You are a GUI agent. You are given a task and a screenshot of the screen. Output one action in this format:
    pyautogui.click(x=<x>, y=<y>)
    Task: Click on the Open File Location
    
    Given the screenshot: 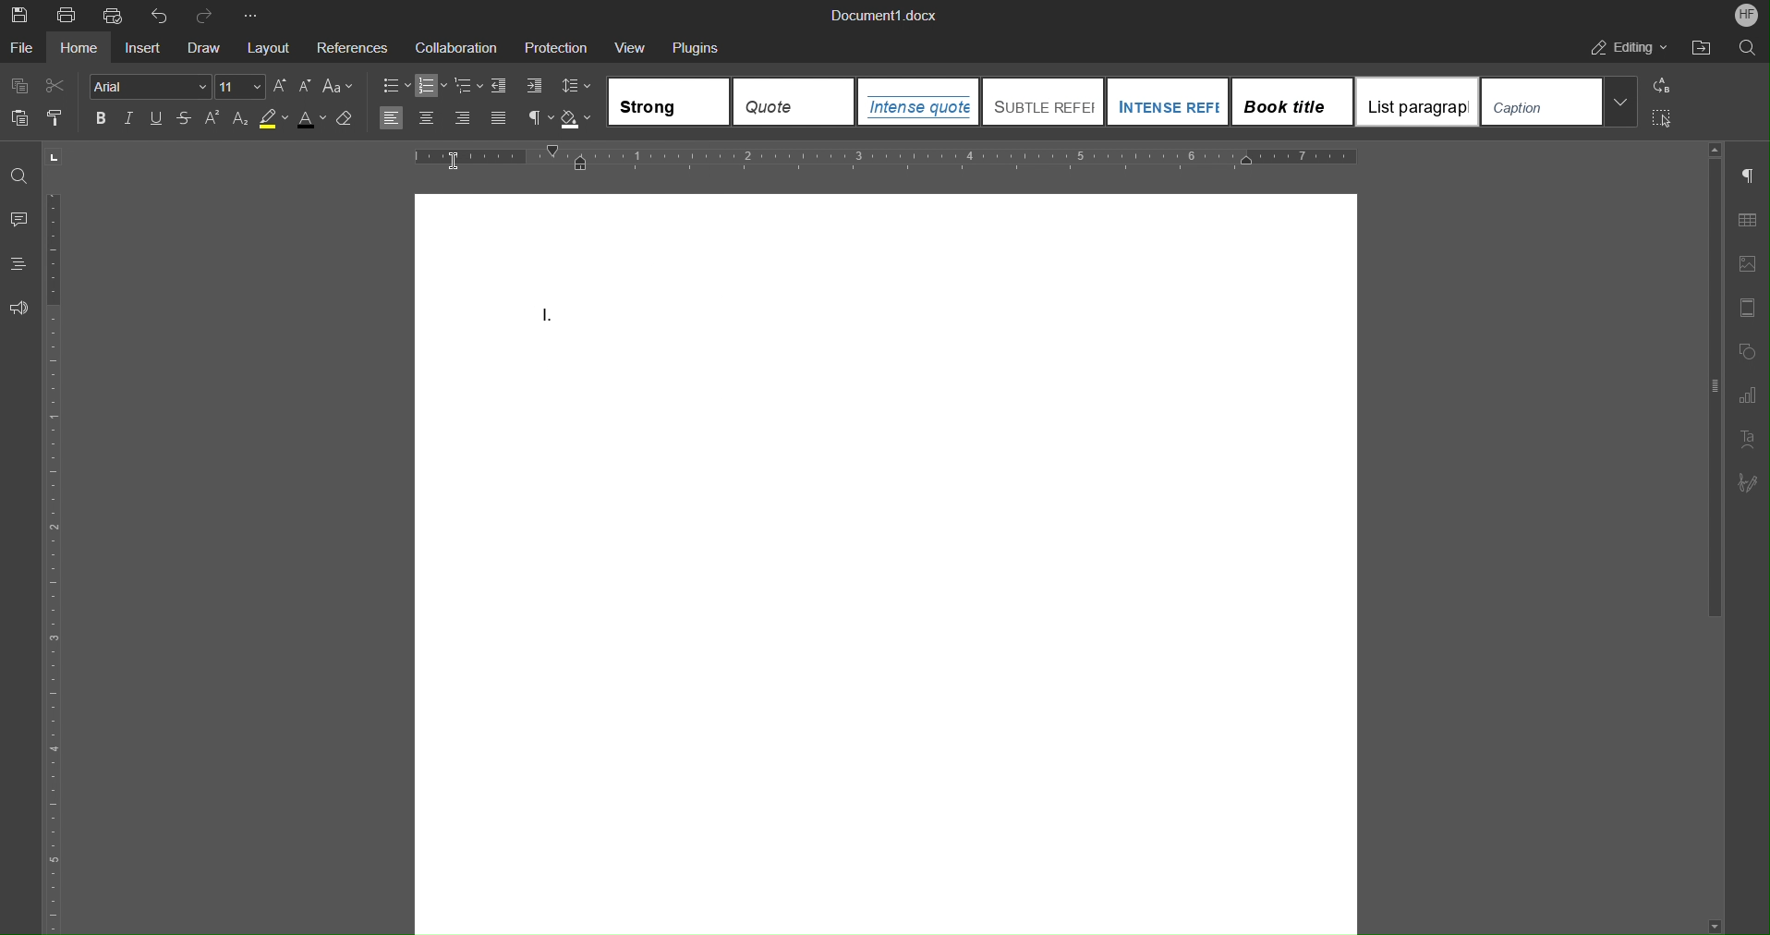 What is the action you would take?
    pyautogui.click(x=1699, y=49)
    